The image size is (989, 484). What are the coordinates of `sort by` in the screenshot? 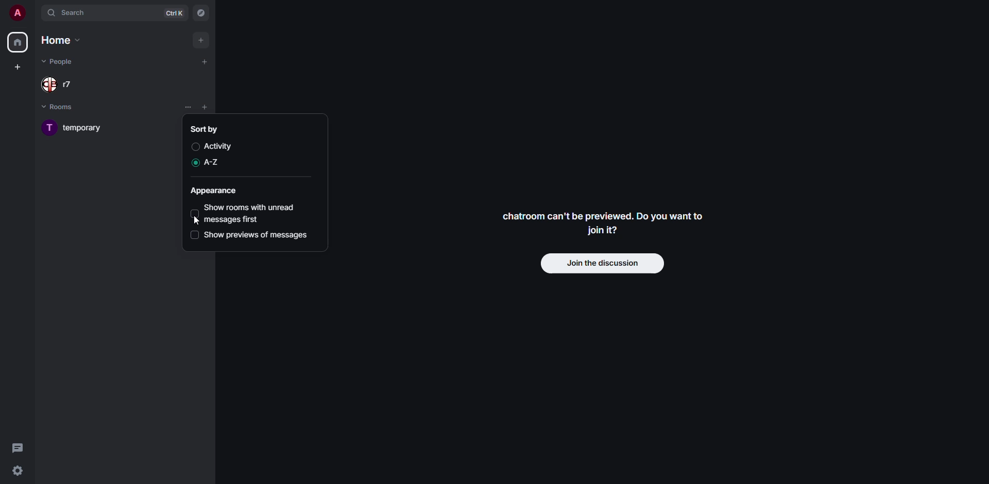 It's located at (204, 128).